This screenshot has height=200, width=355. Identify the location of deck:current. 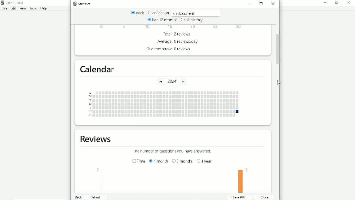
(196, 13).